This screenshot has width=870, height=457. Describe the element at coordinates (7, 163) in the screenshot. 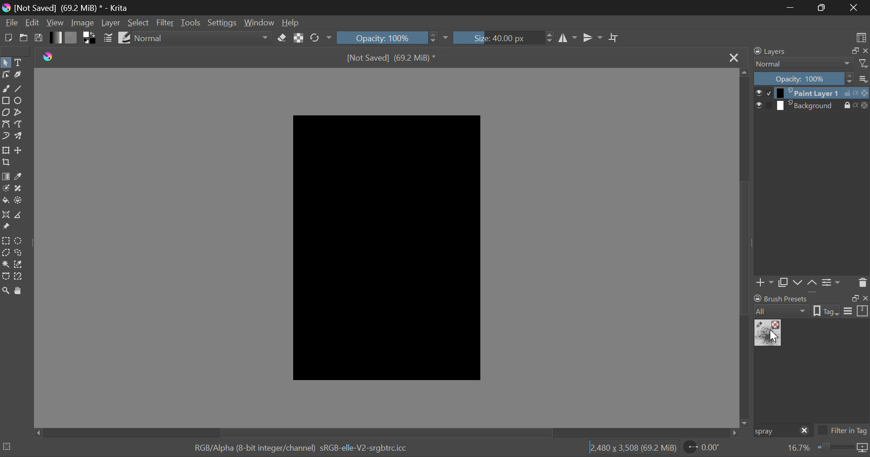

I see `Crop Layer` at that location.